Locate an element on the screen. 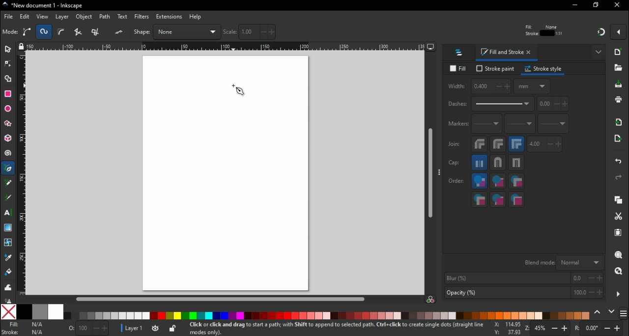 The image size is (629, 336). join is located at coordinates (455, 146).